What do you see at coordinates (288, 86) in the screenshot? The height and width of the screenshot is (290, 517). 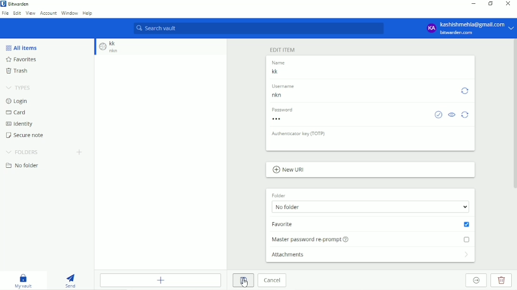 I see `username label` at bounding box center [288, 86].